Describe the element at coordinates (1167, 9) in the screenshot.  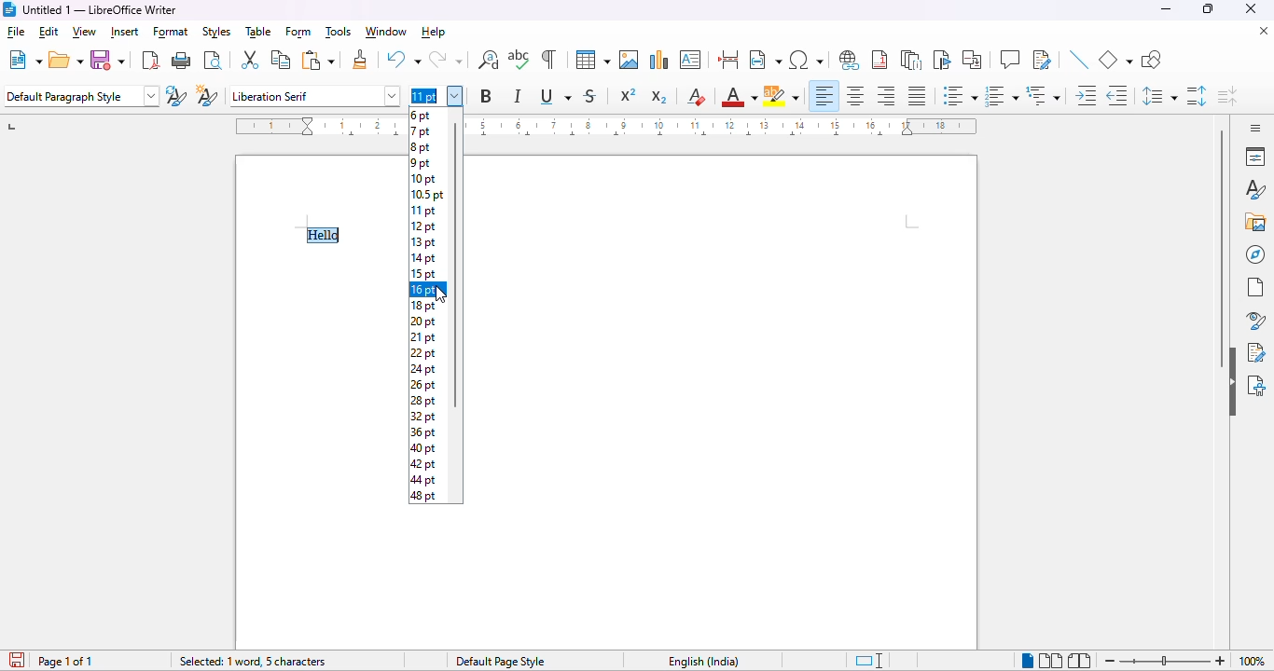
I see `minimize` at that location.